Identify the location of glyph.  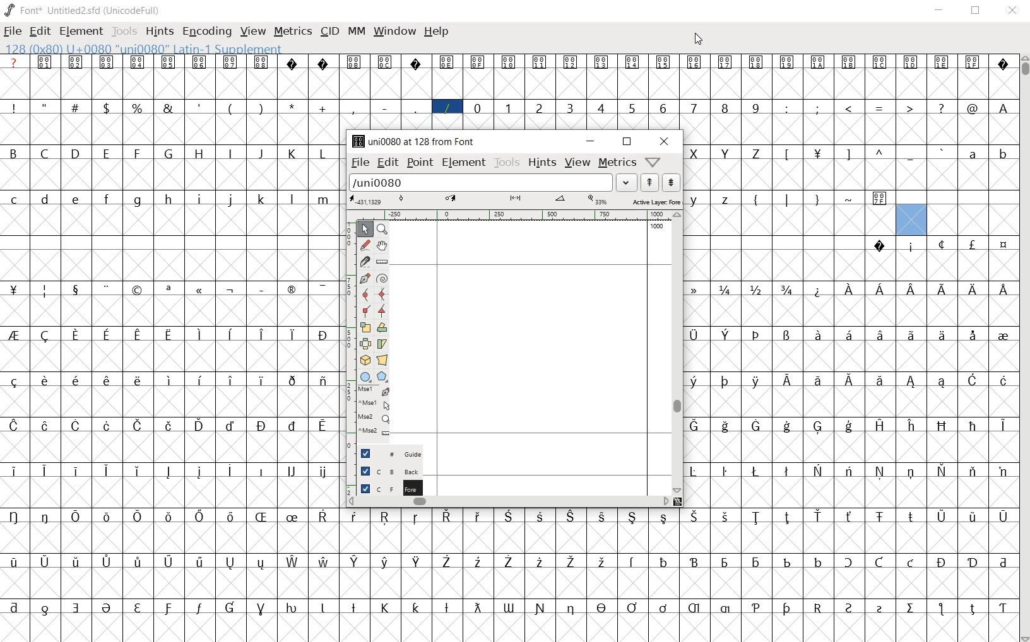
(725, 426).